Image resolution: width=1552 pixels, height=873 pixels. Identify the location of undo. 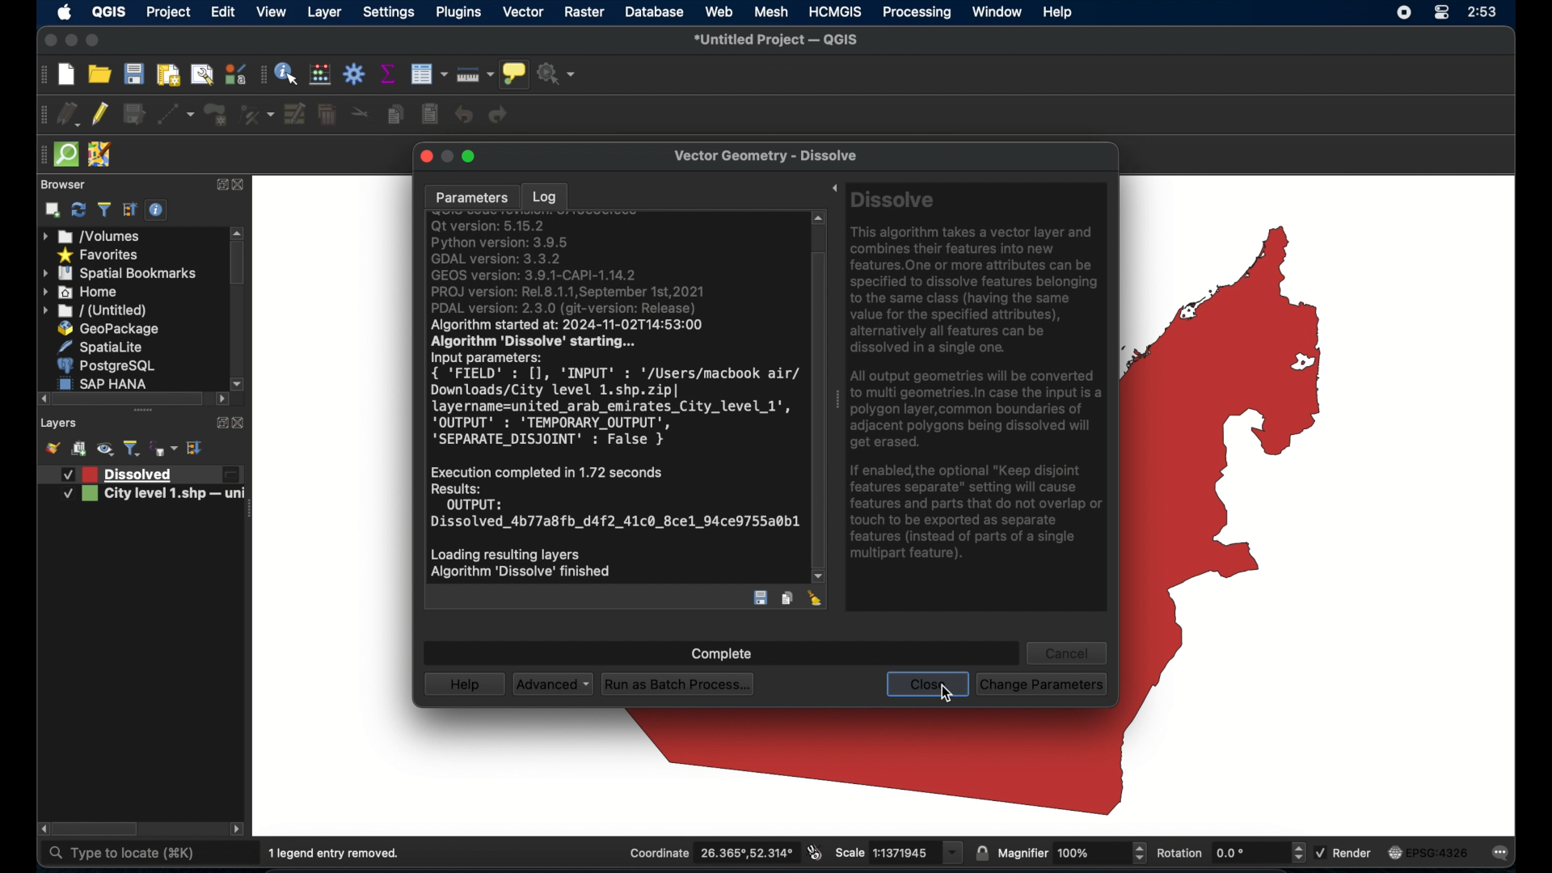
(463, 115).